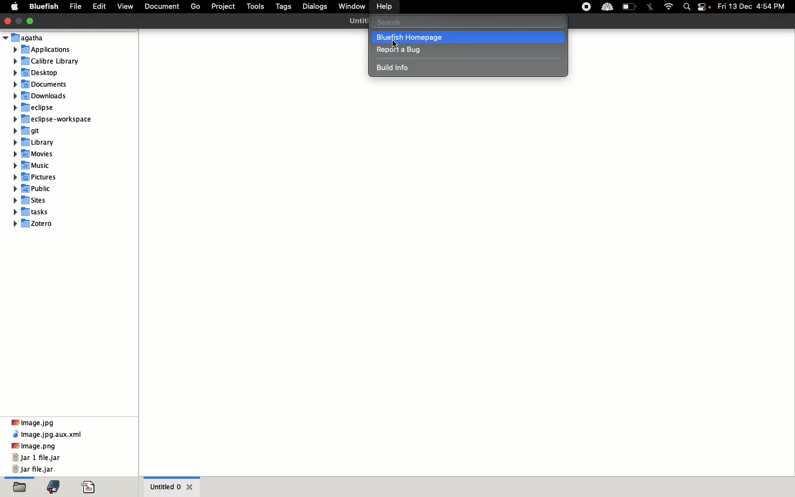 The width and height of the screenshot is (795, 497). I want to click on Project, so click(223, 6).